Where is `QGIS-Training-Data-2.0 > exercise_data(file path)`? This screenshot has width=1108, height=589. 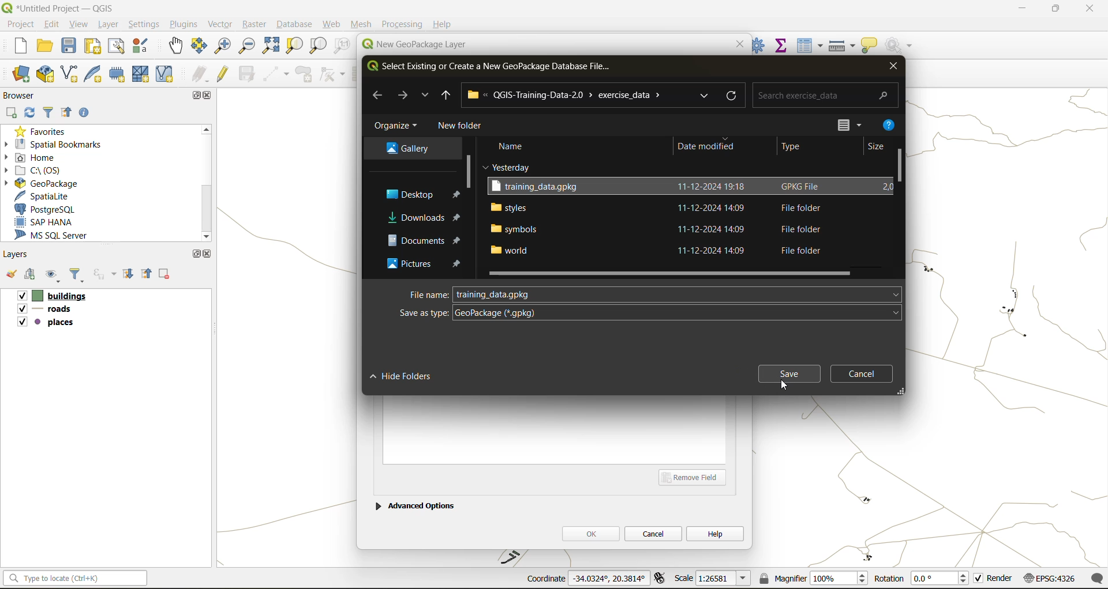
QGIS-Training-Data-2.0 > exercise_data(file path) is located at coordinates (573, 95).